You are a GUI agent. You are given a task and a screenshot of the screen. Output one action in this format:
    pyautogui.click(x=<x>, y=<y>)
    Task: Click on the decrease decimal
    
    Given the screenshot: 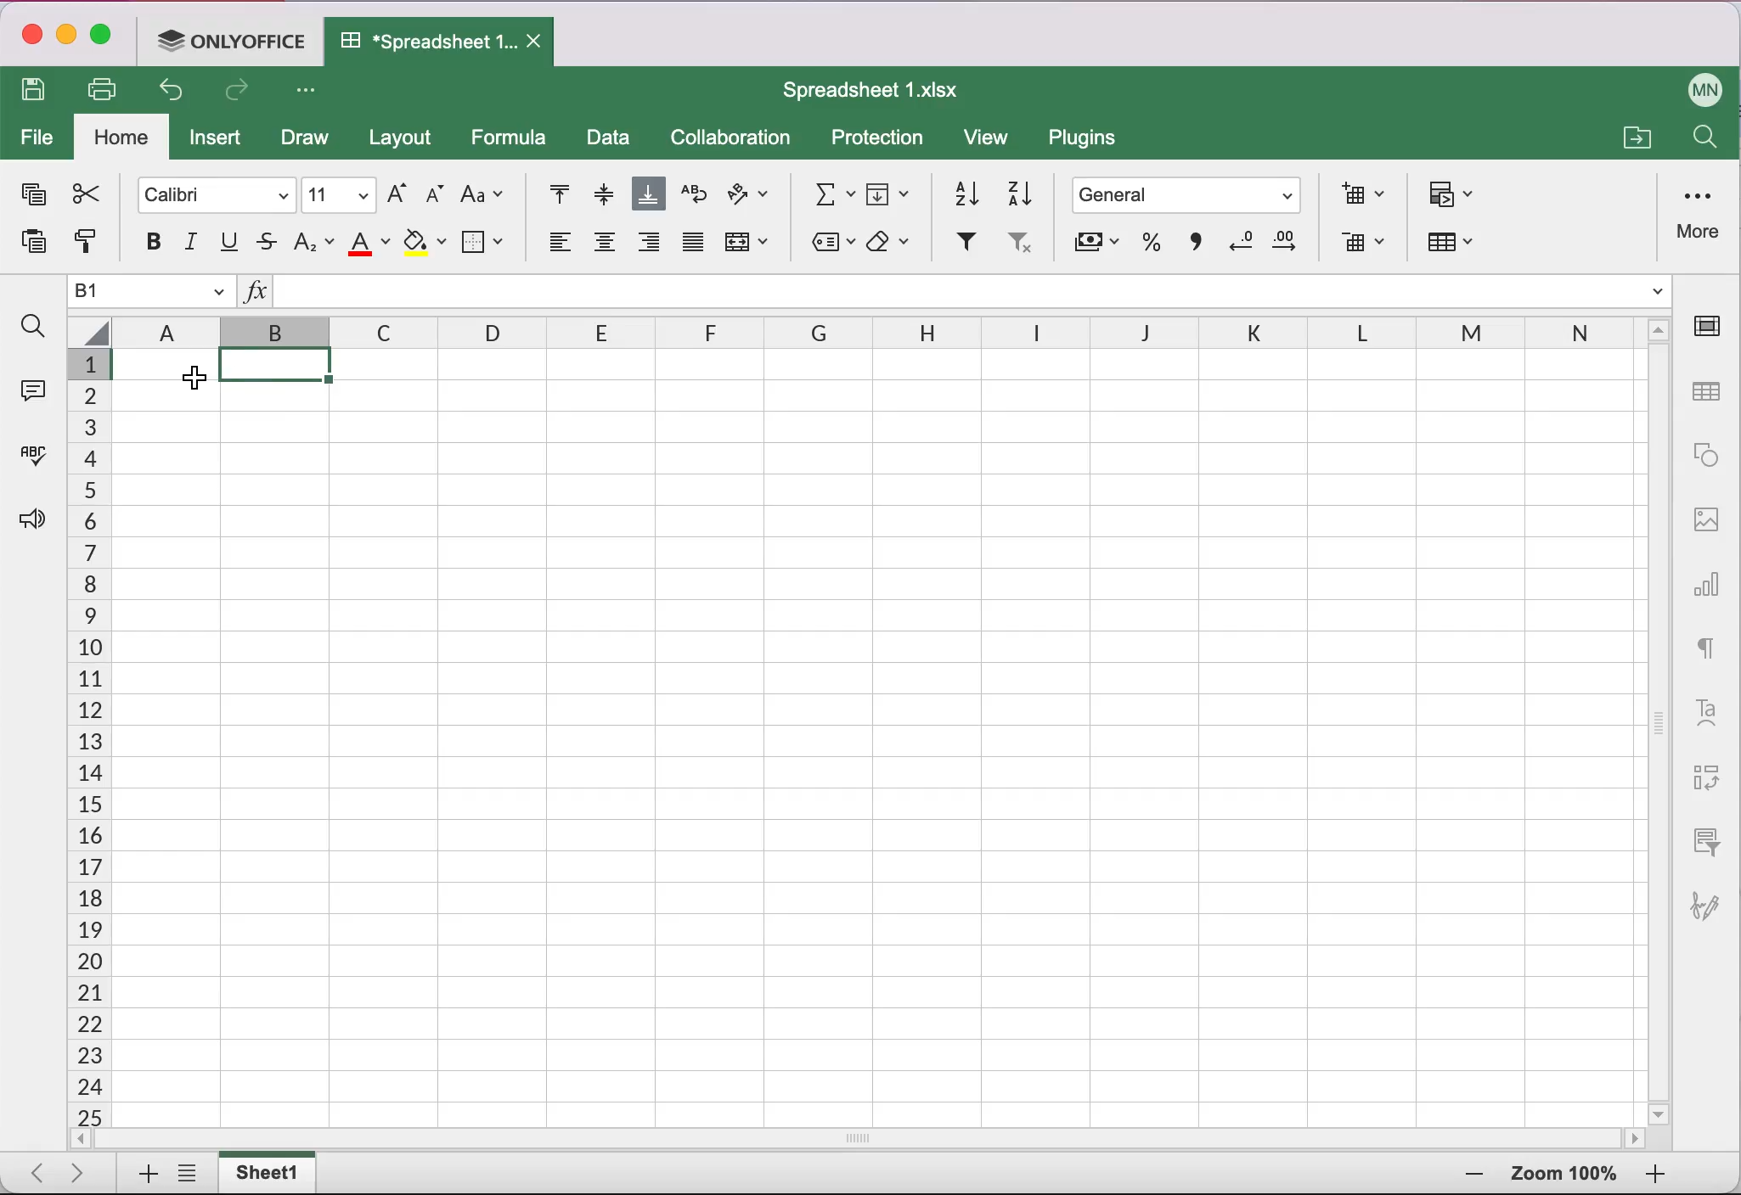 What is the action you would take?
    pyautogui.click(x=1238, y=245)
    